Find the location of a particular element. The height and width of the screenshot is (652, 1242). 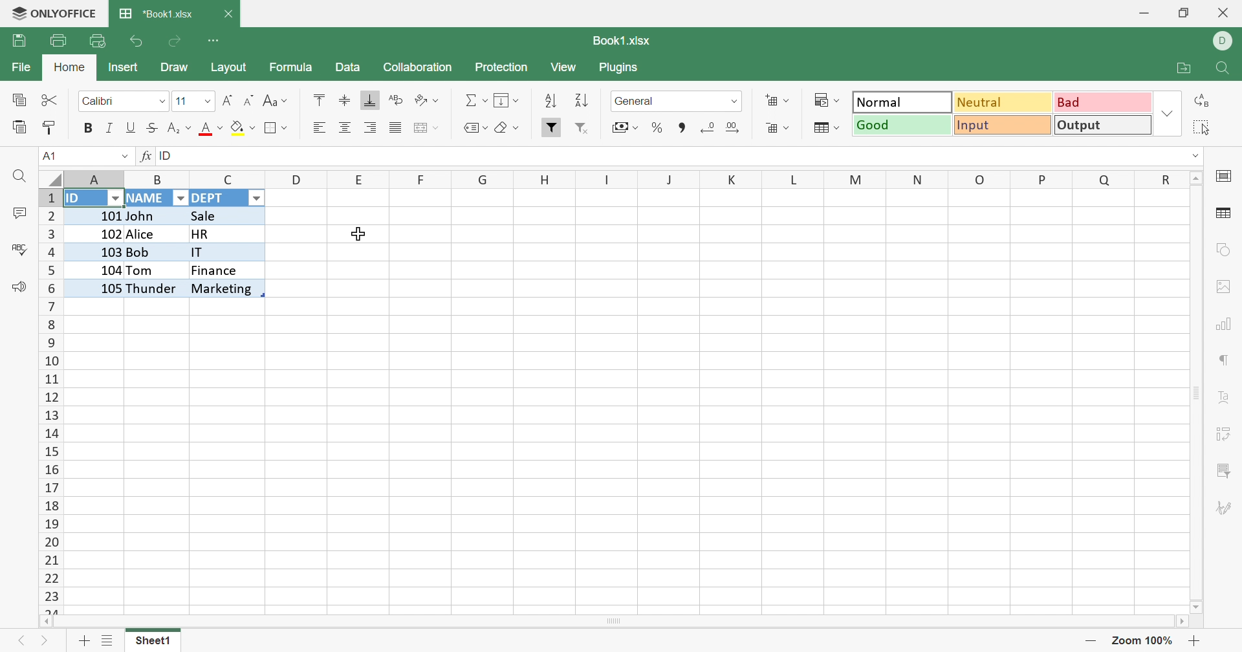

Zoom In is located at coordinates (1194, 641).